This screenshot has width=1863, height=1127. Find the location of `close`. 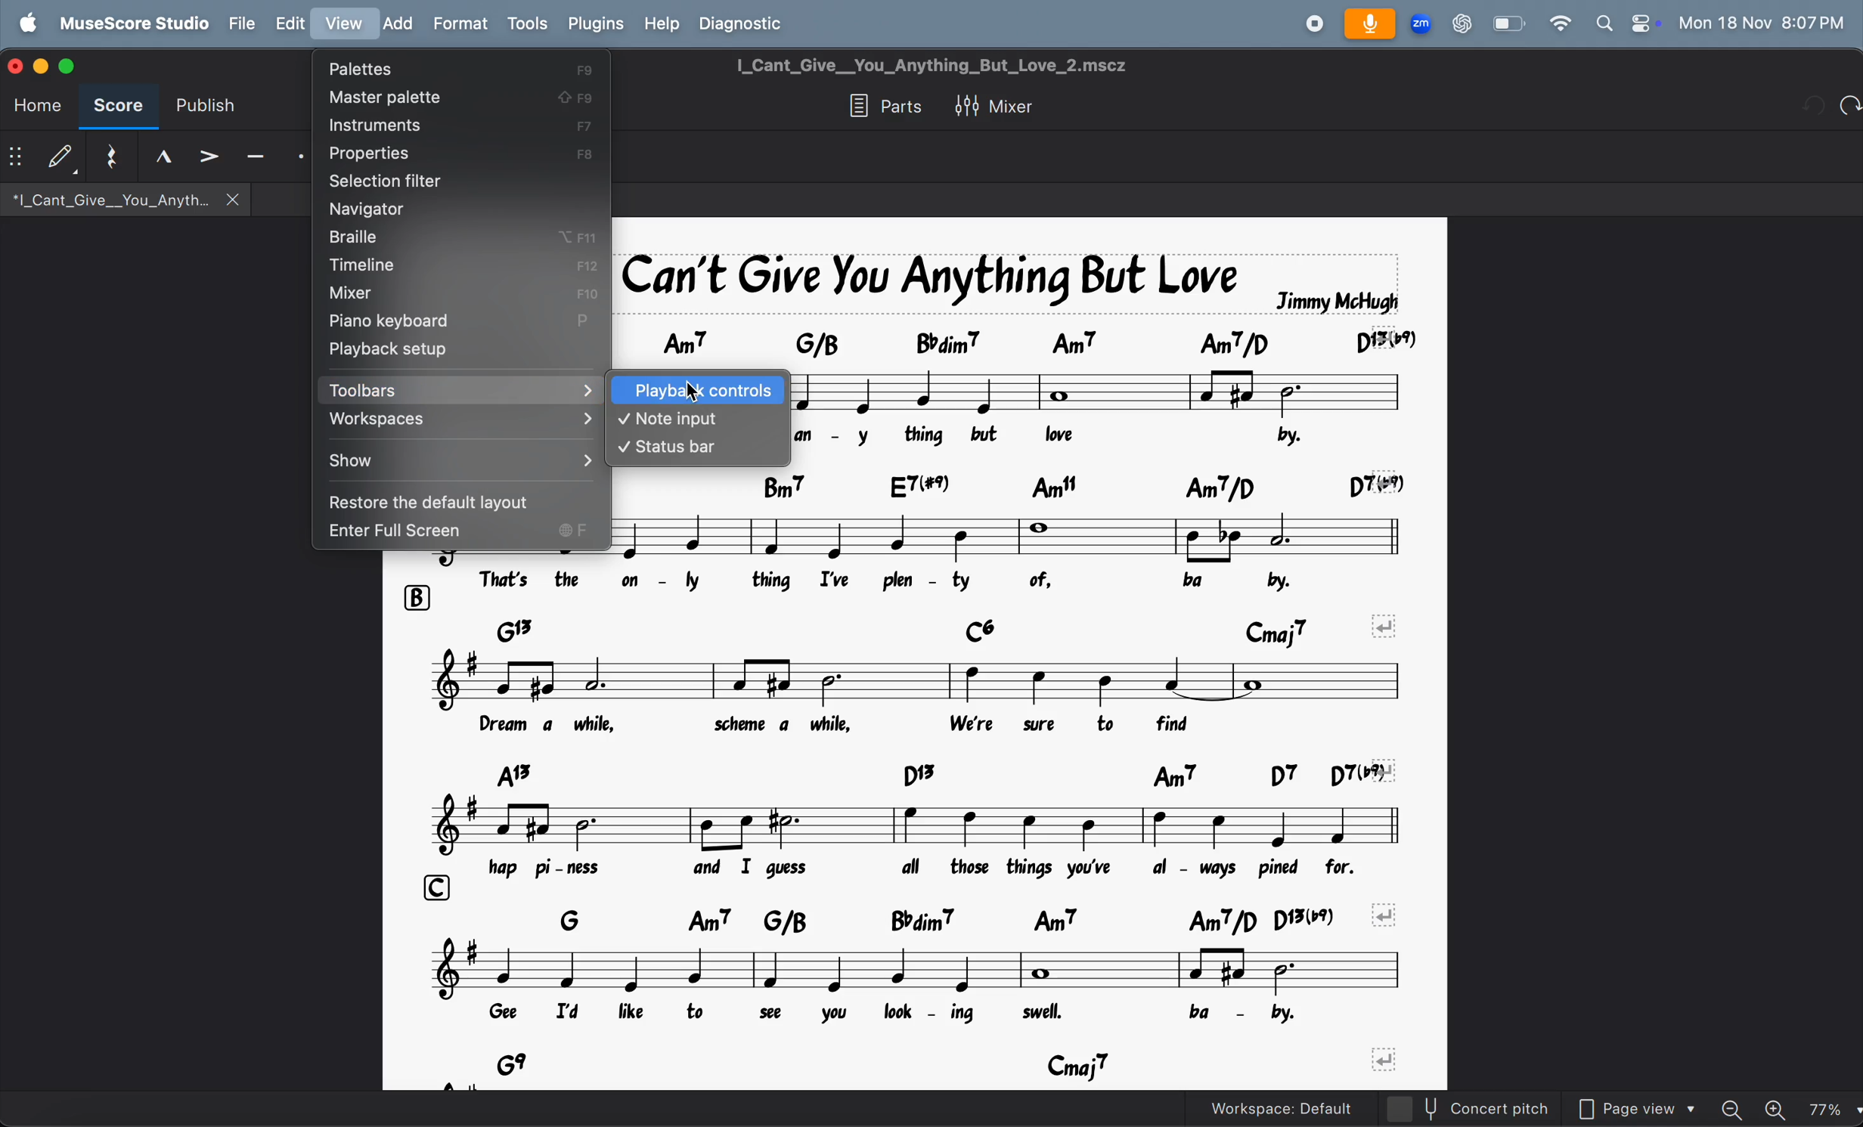

close is located at coordinates (17, 66).